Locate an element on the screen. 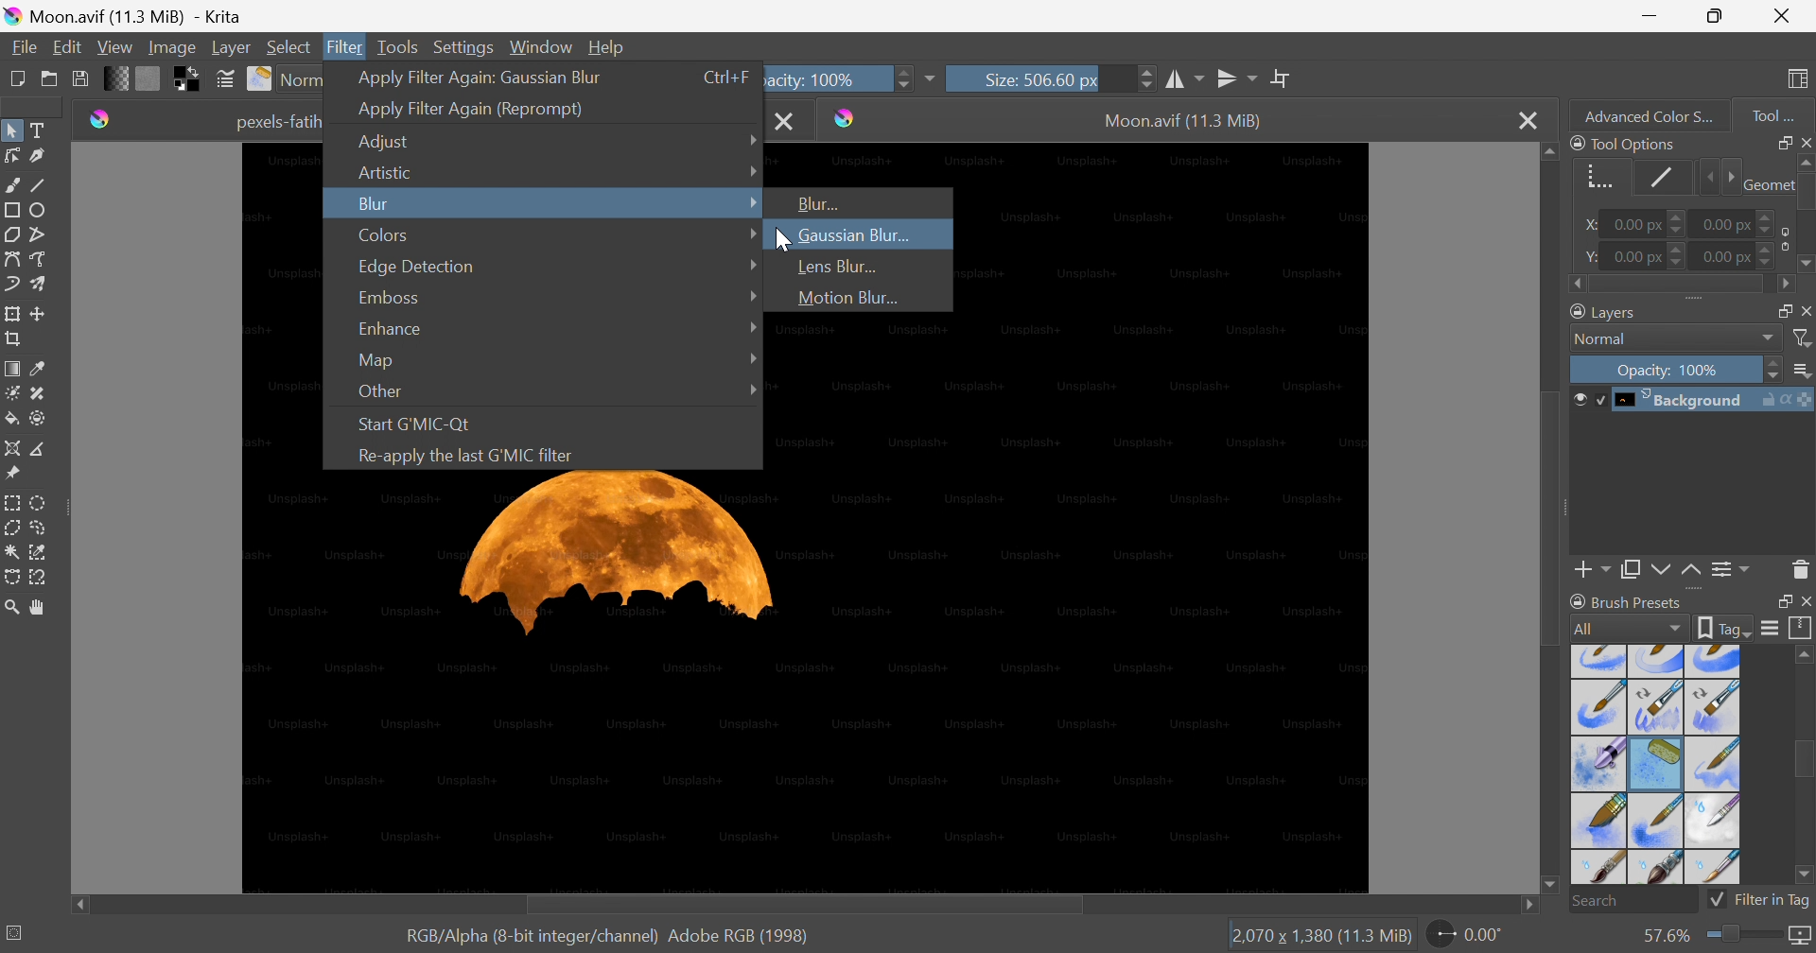  Horizontal mirror tool is located at coordinates (1184, 79).